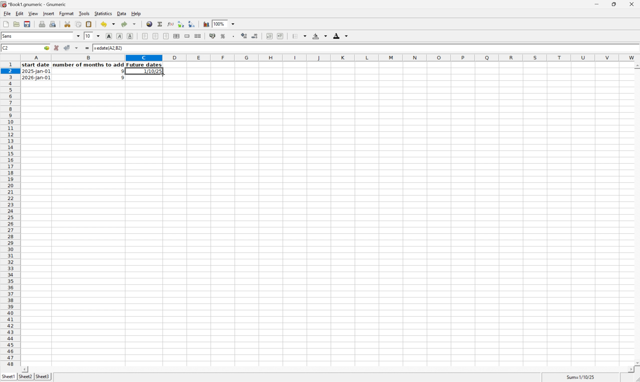  I want to click on Edit, so click(20, 13).